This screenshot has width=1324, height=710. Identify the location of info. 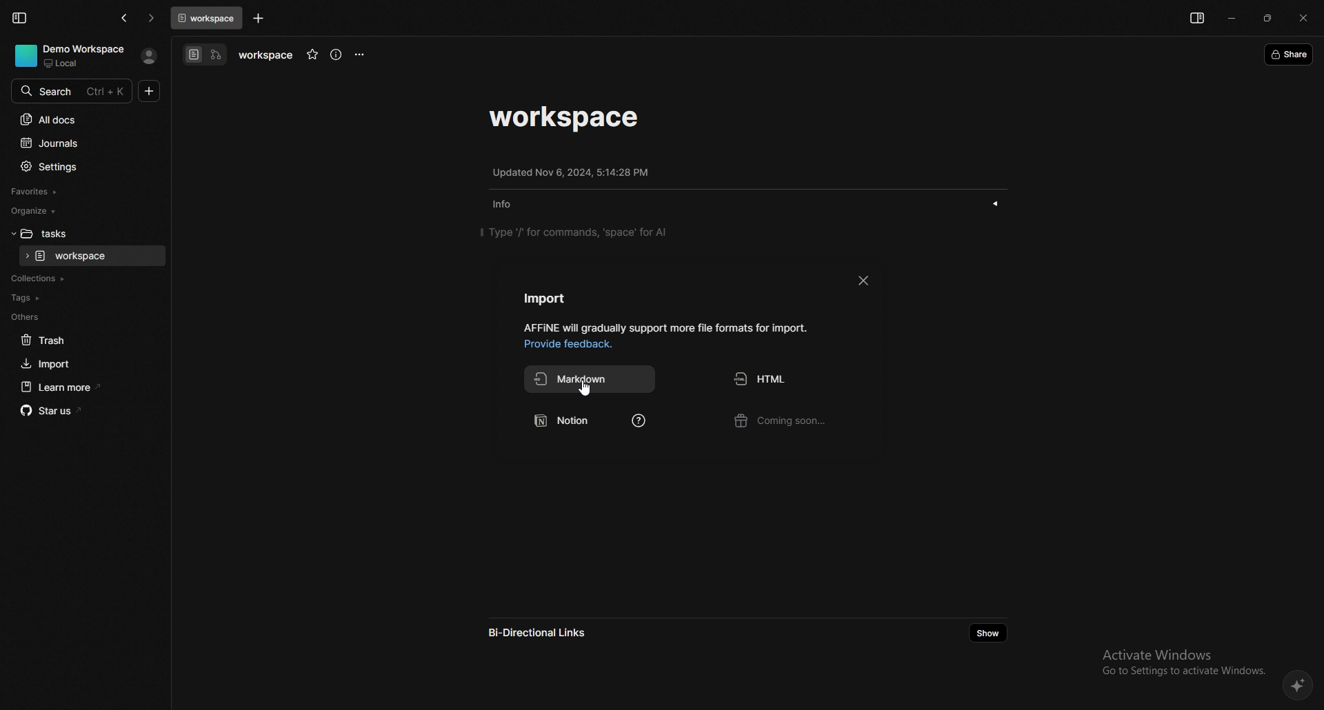
(665, 328).